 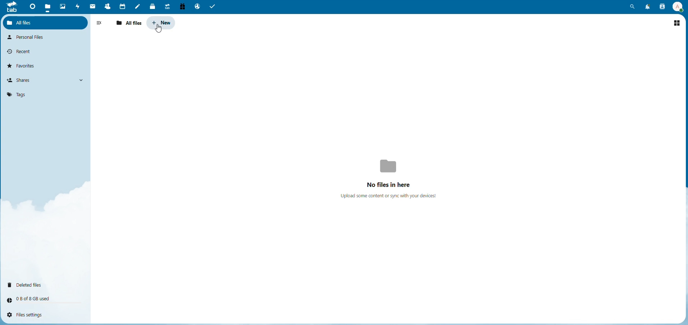 What do you see at coordinates (162, 22) in the screenshot?
I see `New` at bounding box center [162, 22].